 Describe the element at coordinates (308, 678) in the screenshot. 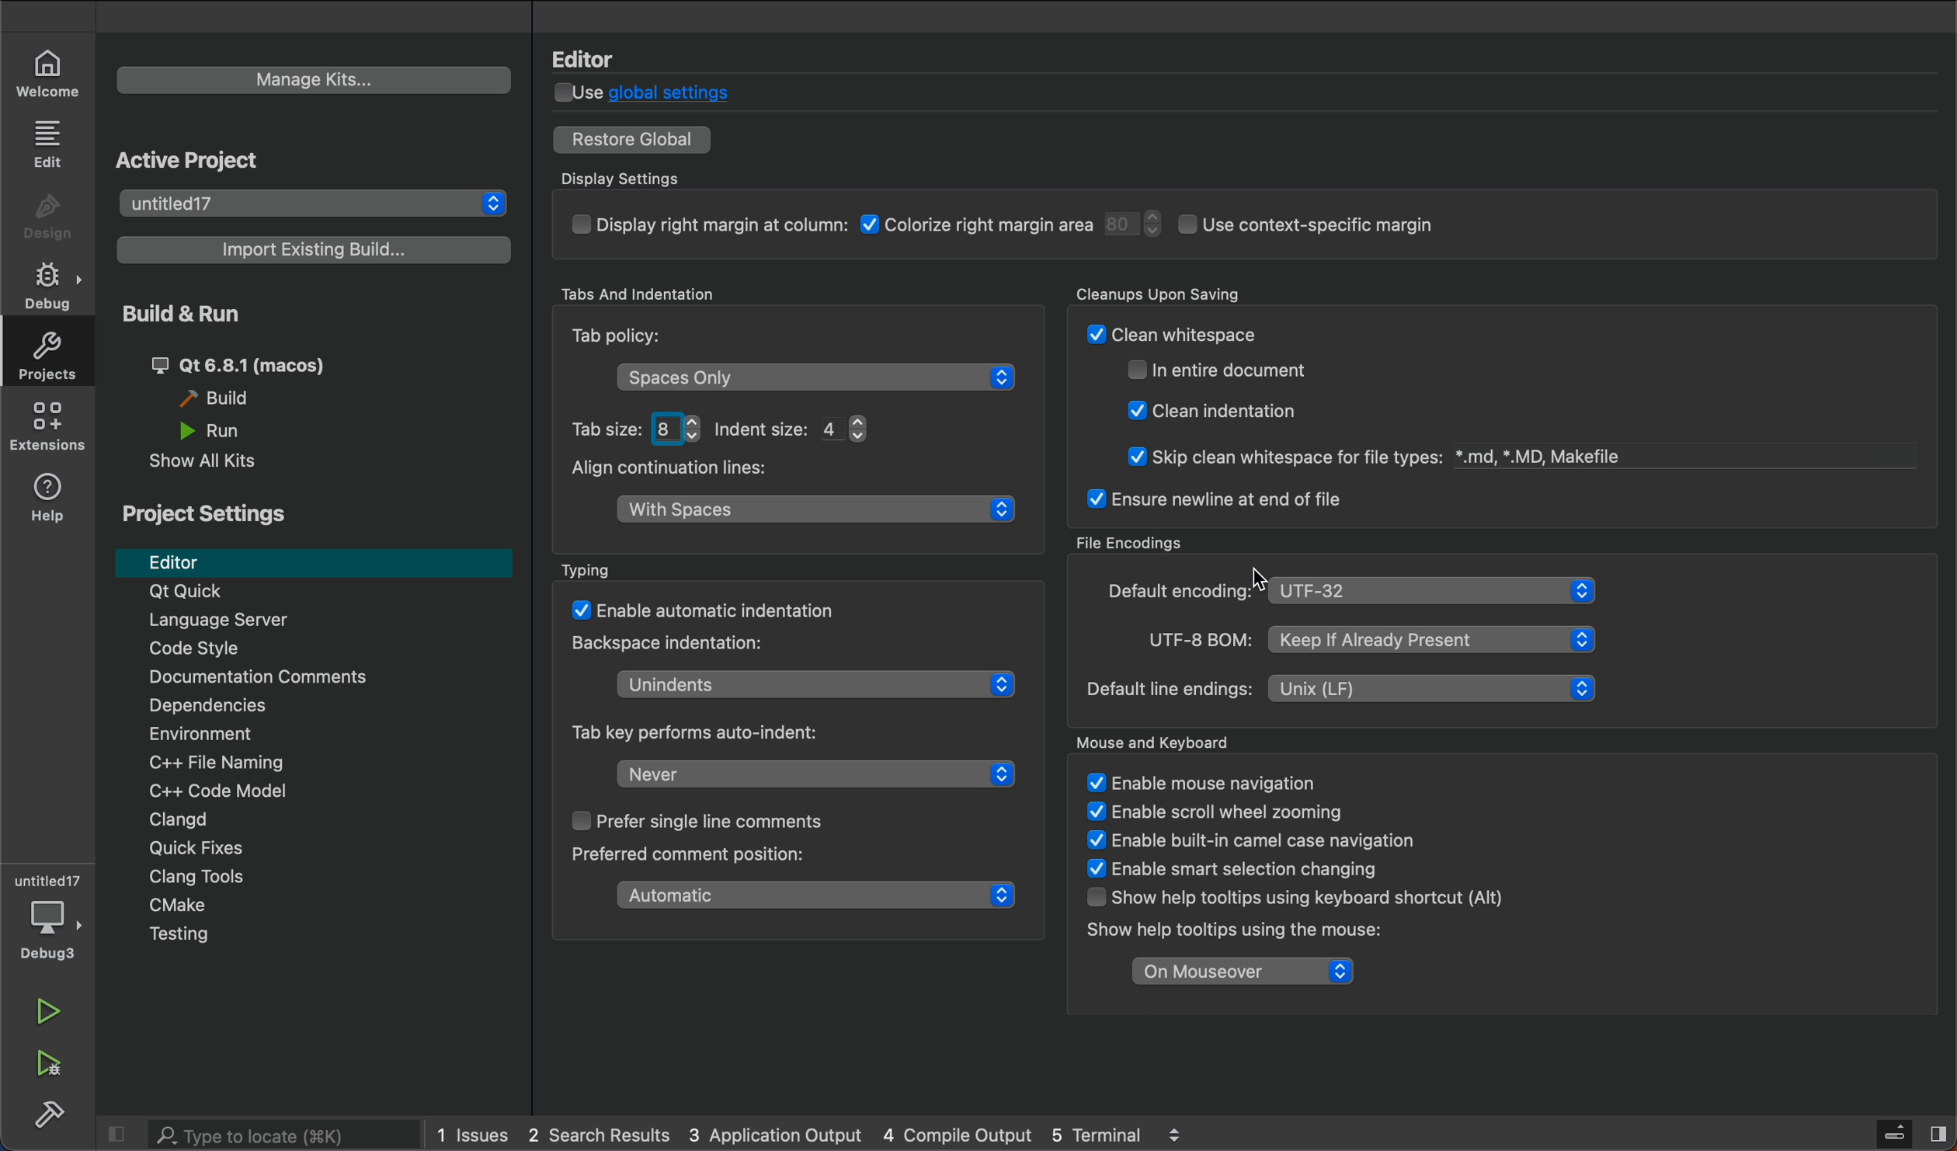

I see `Documentation comments` at that location.